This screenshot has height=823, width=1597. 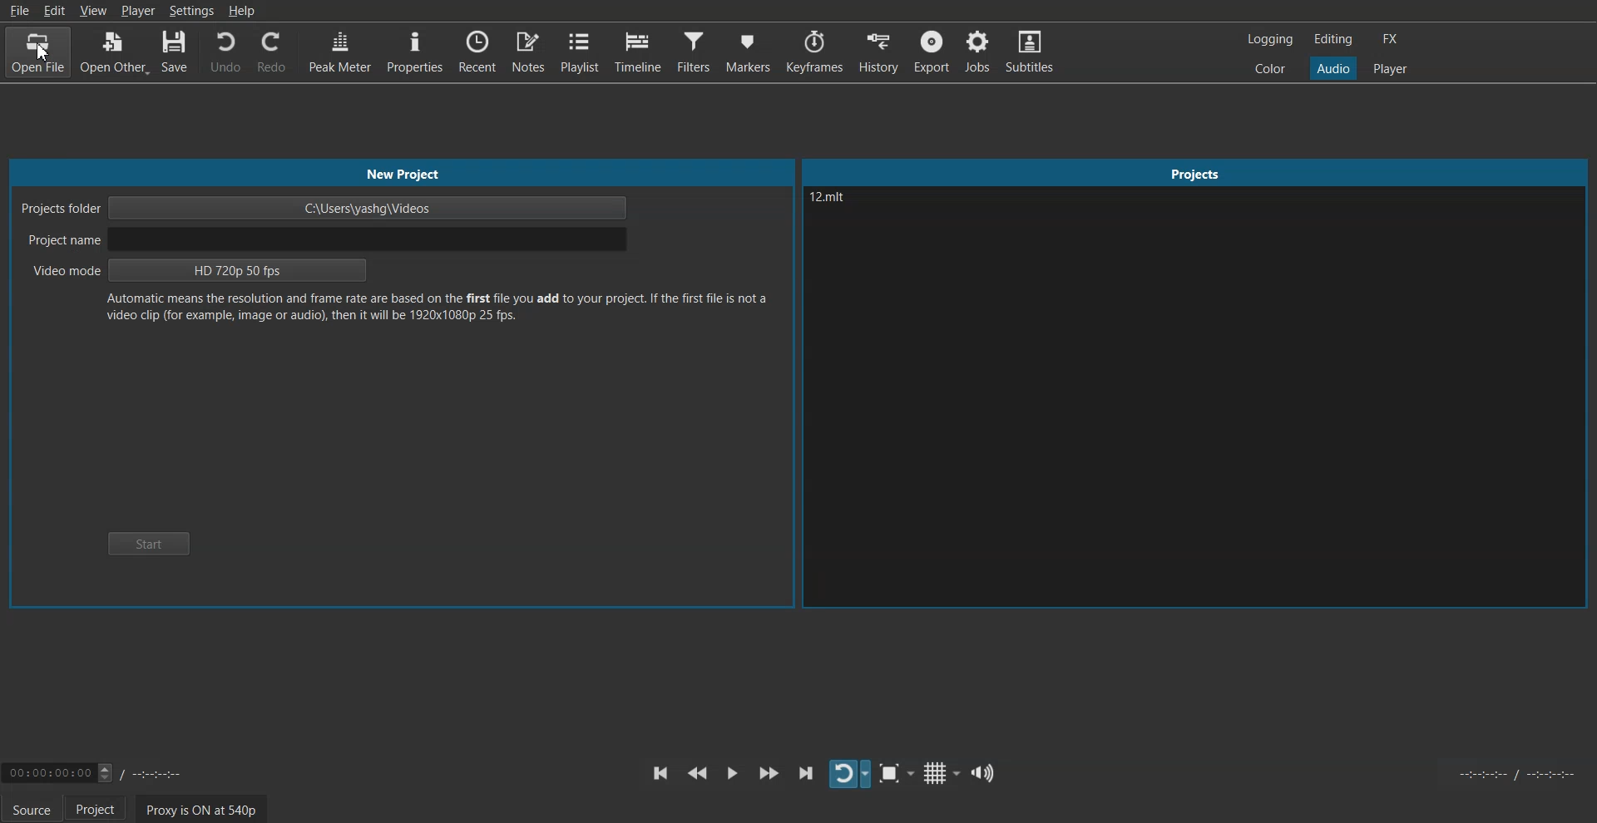 I want to click on View, so click(x=93, y=10).